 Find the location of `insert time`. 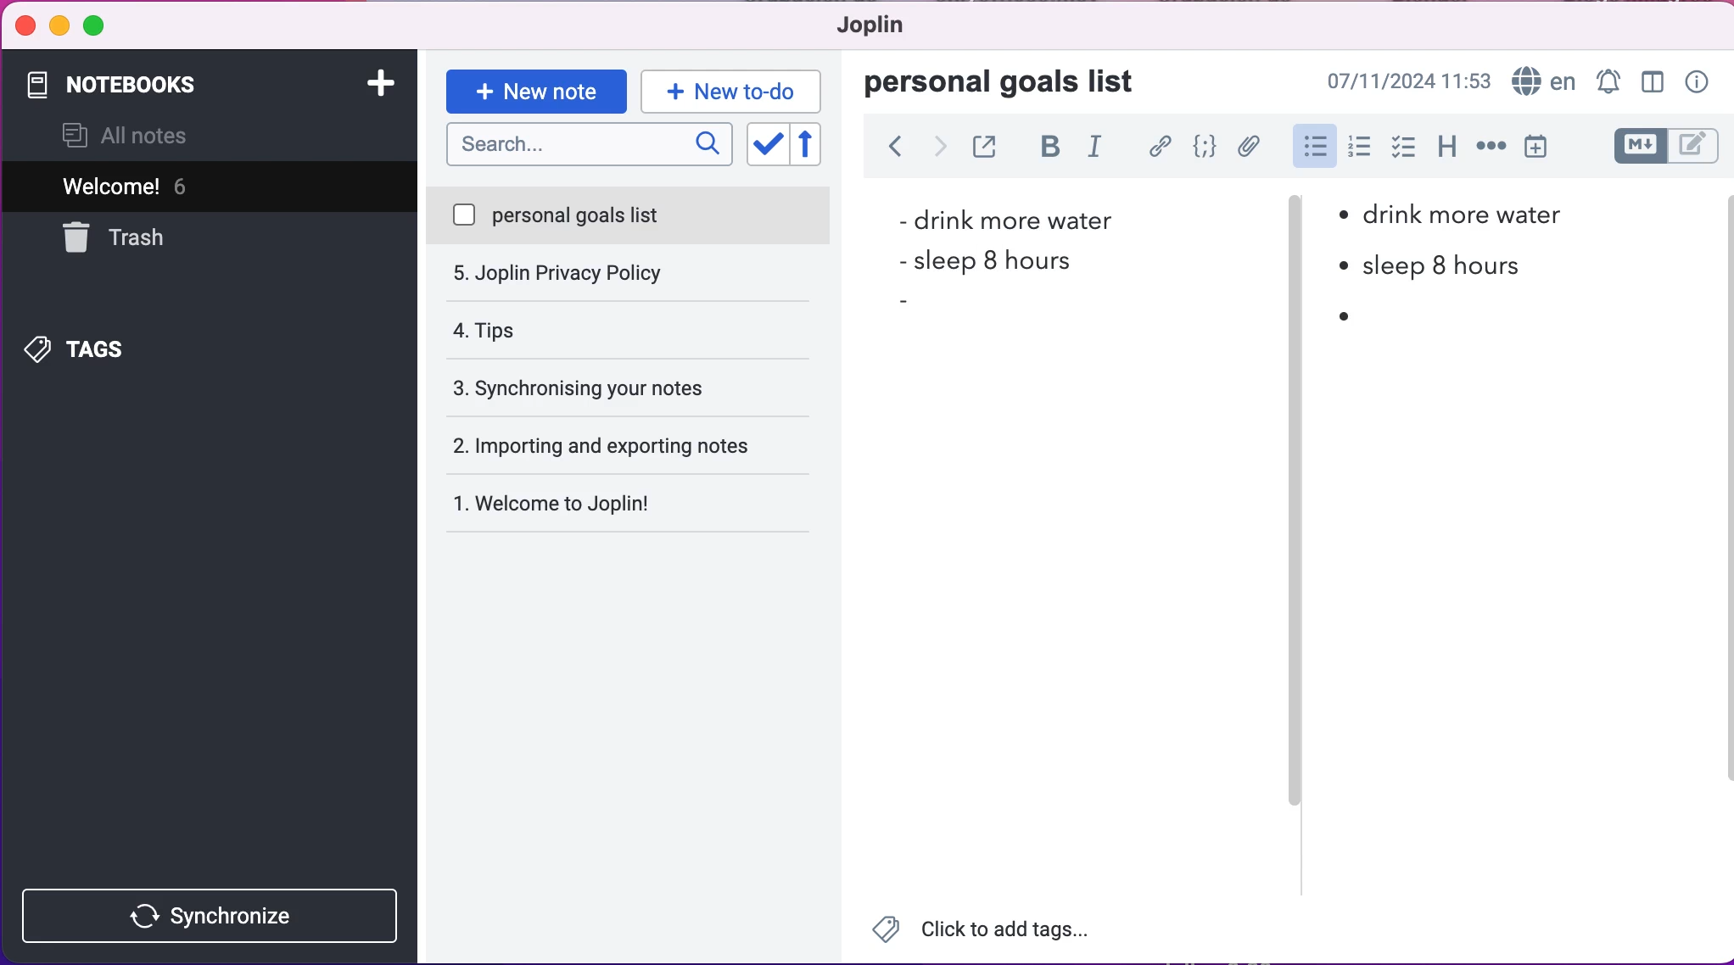

insert time is located at coordinates (1542, 149).